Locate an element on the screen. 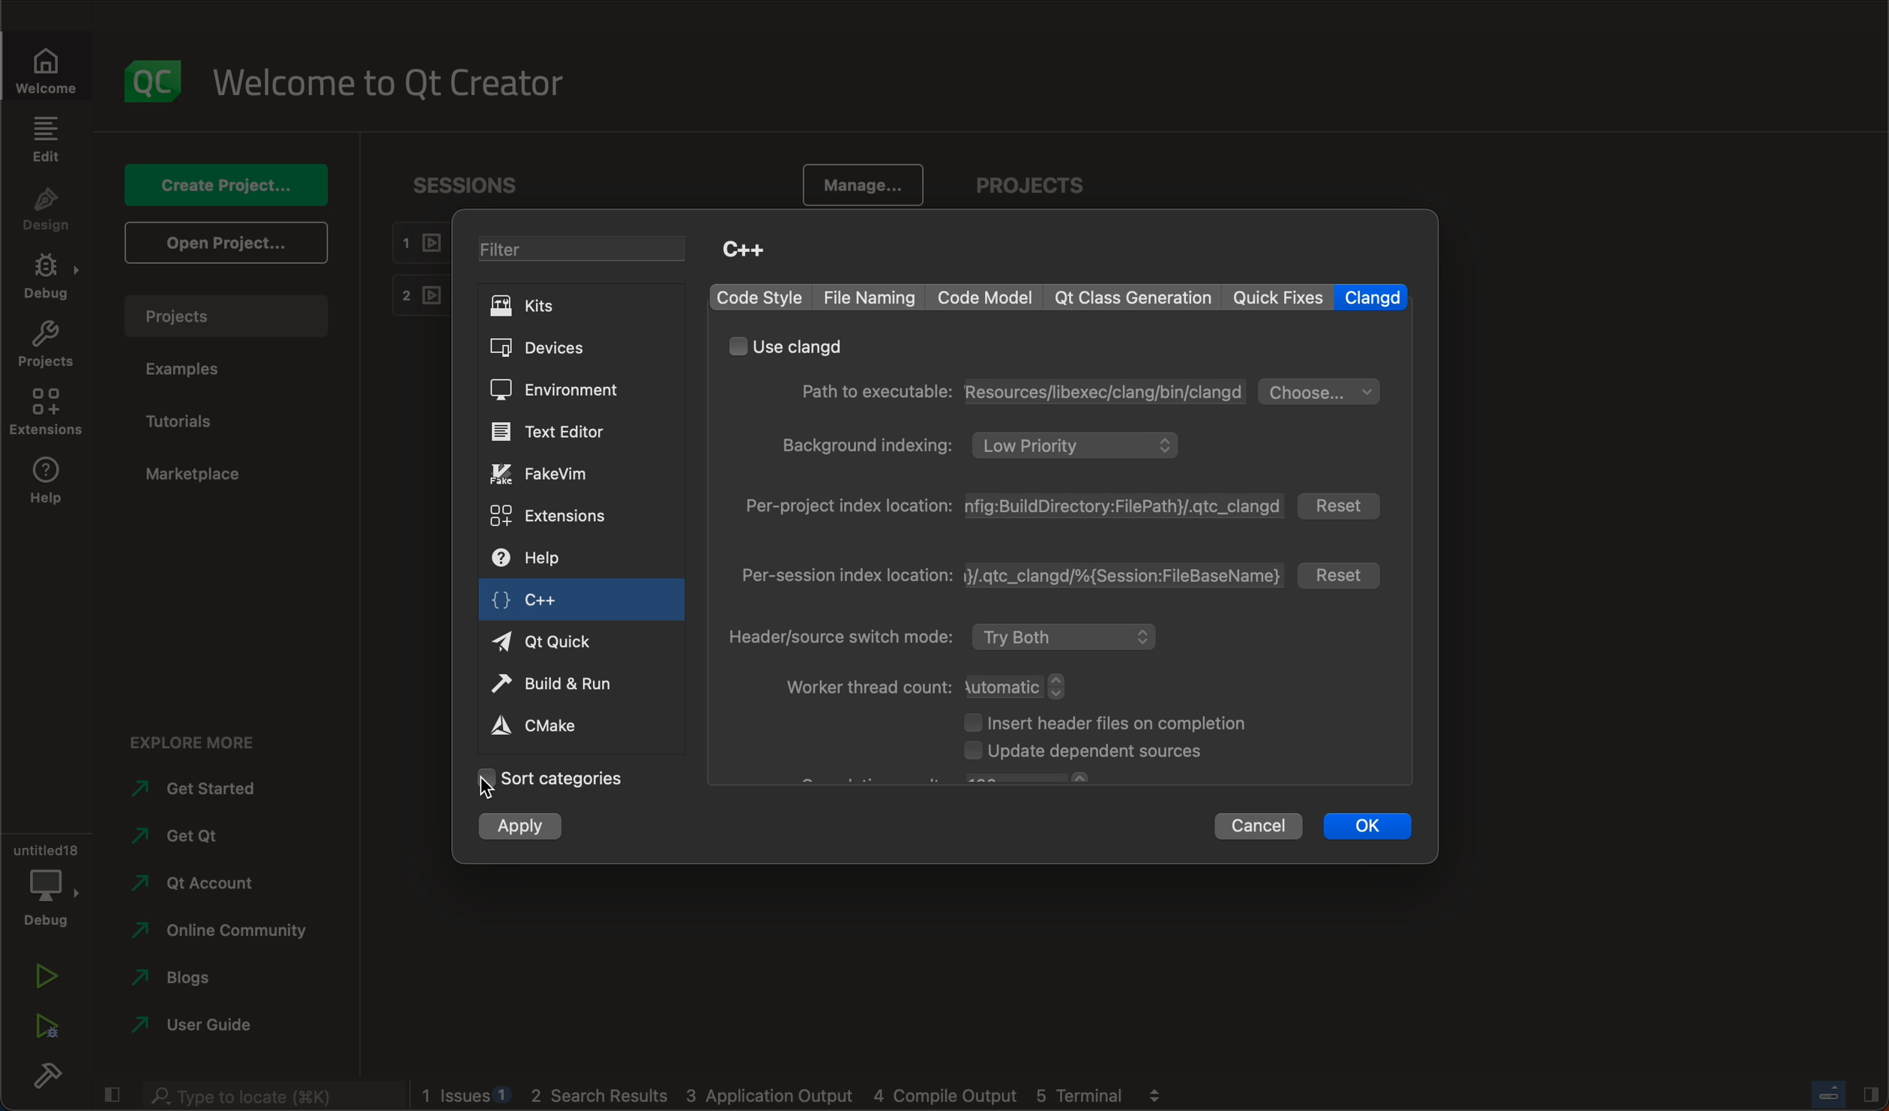 The width and height of the screenshot is (1889, 1111). code is located at coordinates (984, 297).